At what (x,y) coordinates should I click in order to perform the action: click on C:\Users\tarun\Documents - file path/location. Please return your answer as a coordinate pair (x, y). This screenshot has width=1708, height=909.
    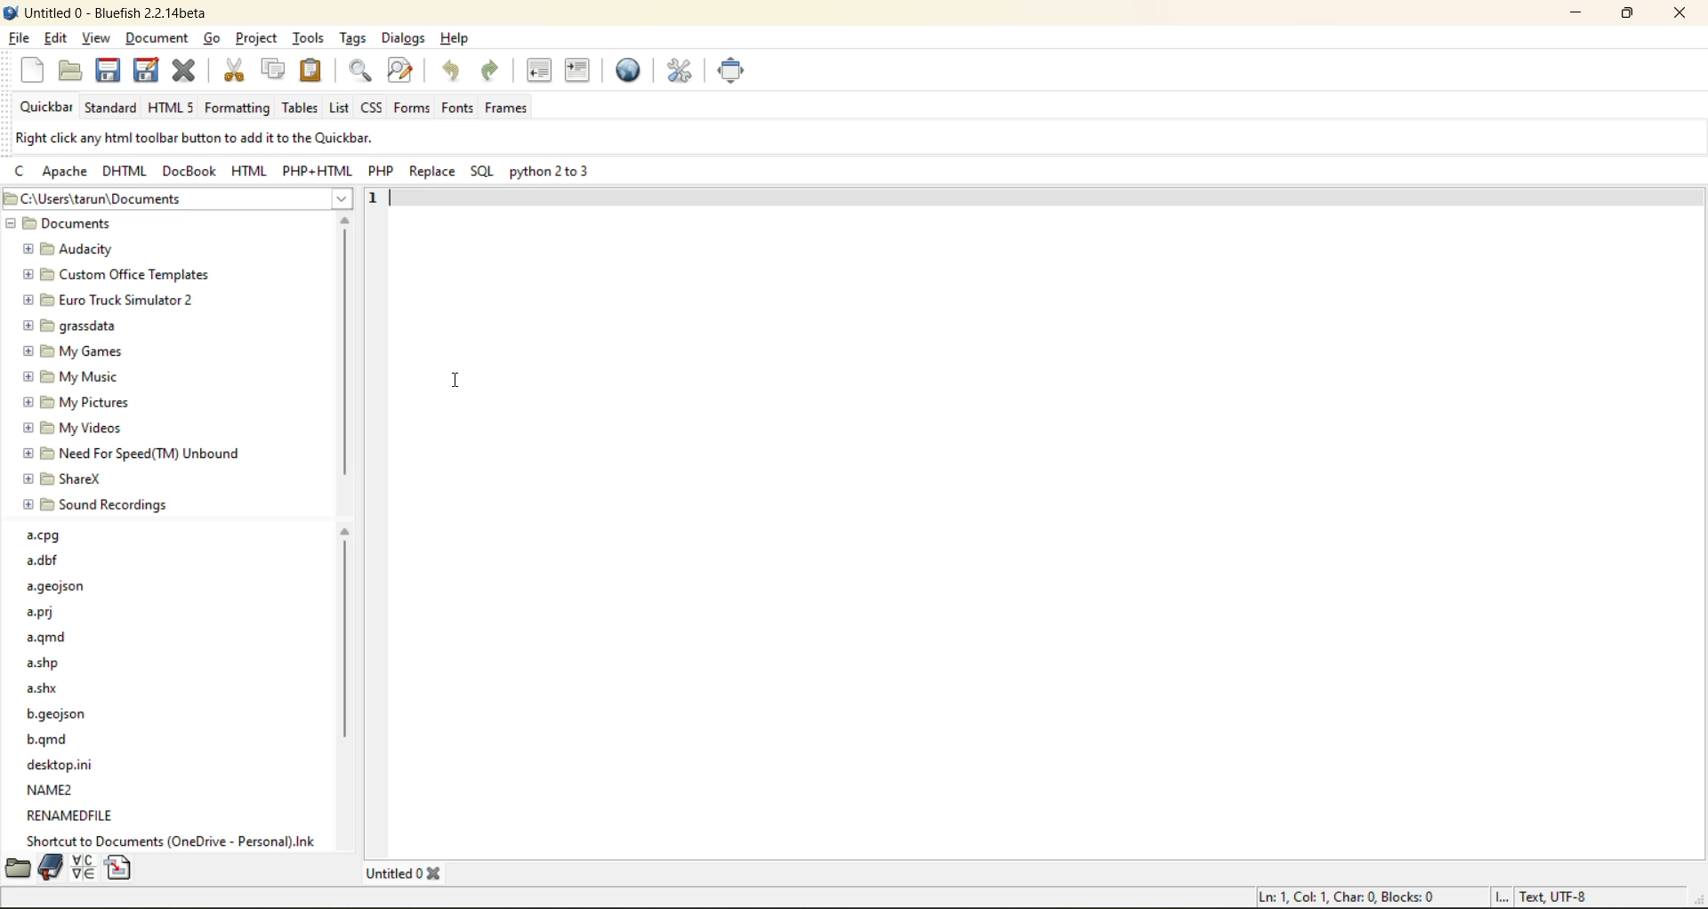
    Looking at the image, I should click on (112, 198).